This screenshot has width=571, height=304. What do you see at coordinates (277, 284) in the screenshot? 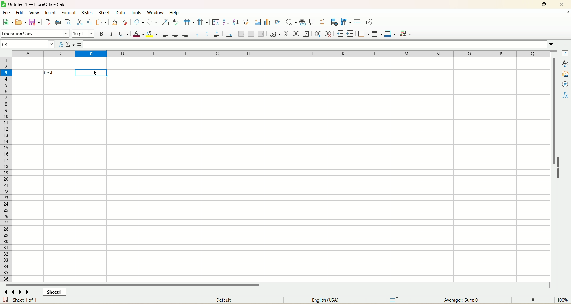
I see `horizontal scroll bar` at bounding box center [277, 284].